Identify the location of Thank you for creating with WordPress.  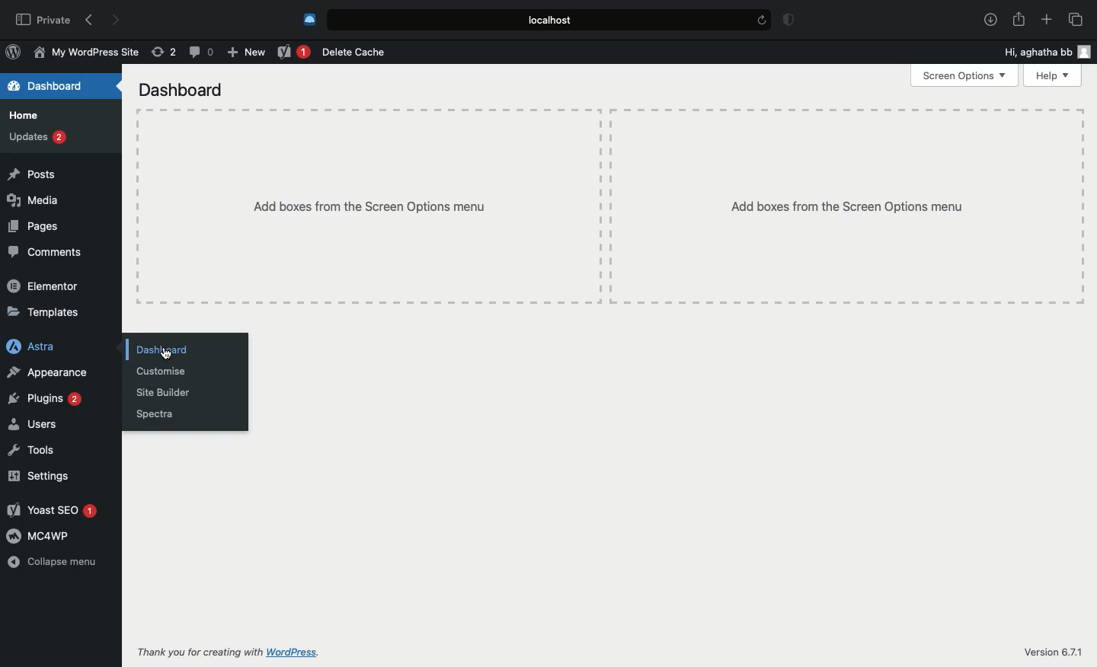
(199, 652).